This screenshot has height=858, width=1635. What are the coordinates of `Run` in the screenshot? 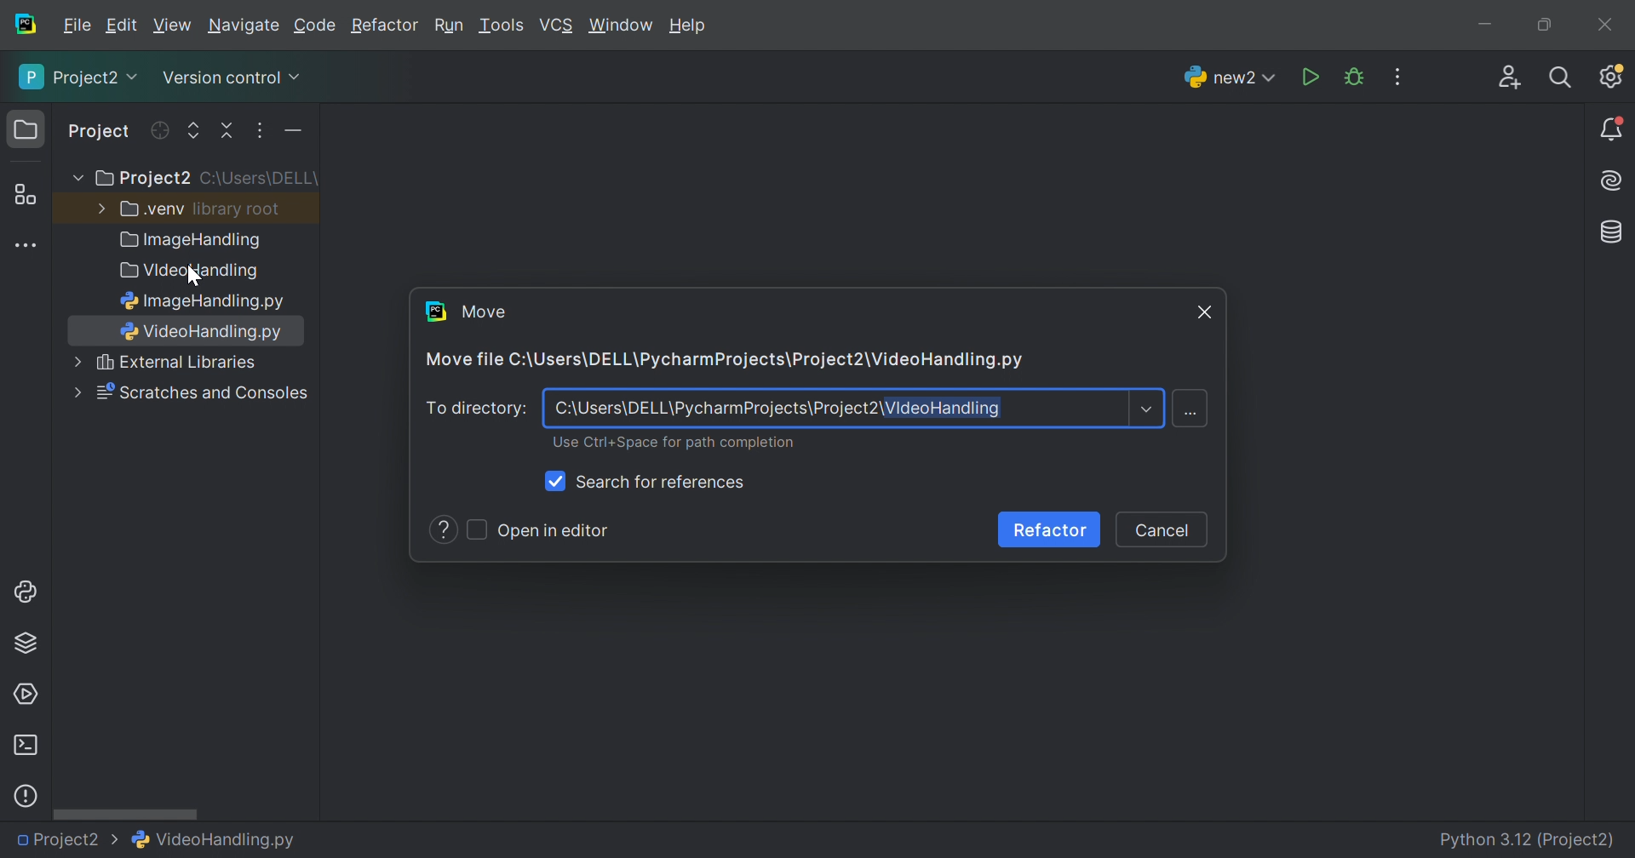 It's located at (1312, 78).